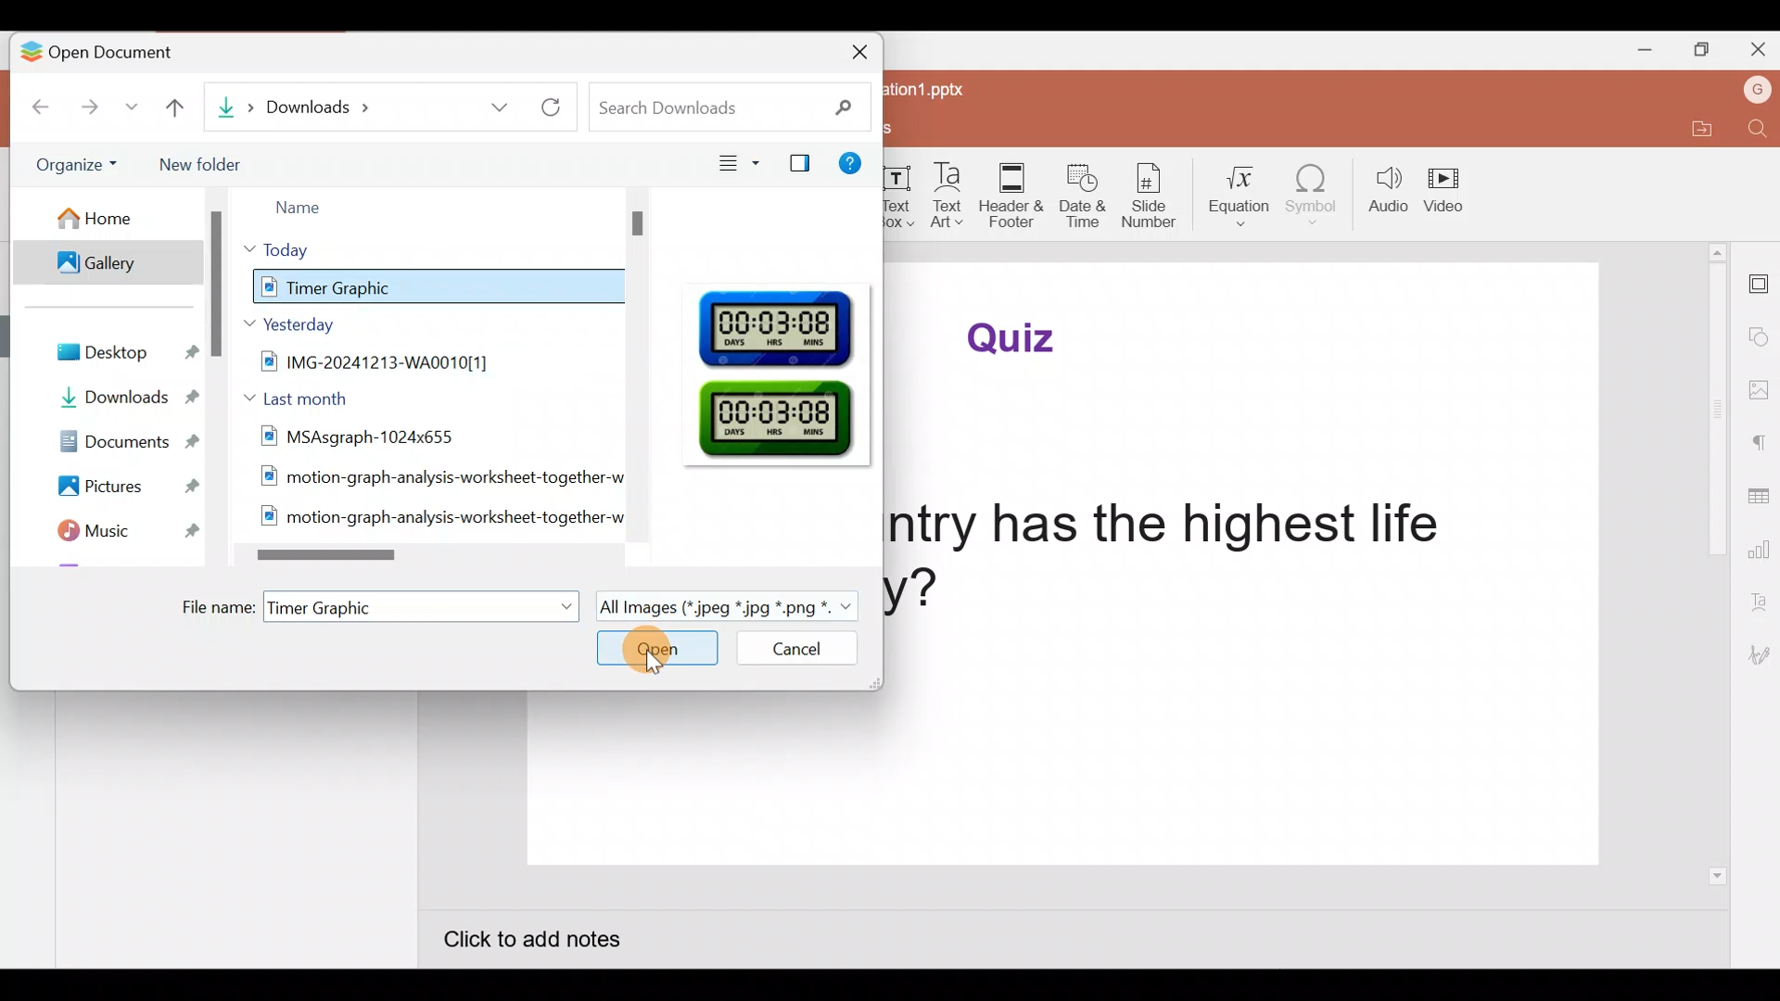 This screenshot has width=1780, height=1001. Describe the element at coordinates (1720, 564) in the screenshot. I see `Scroll bar` at that location.